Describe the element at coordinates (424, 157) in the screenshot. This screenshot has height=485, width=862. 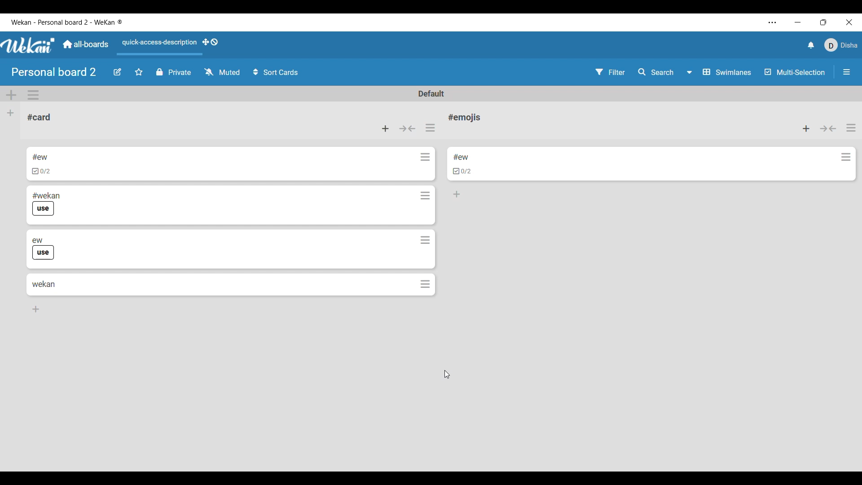
I see `Card actions ` at that location.